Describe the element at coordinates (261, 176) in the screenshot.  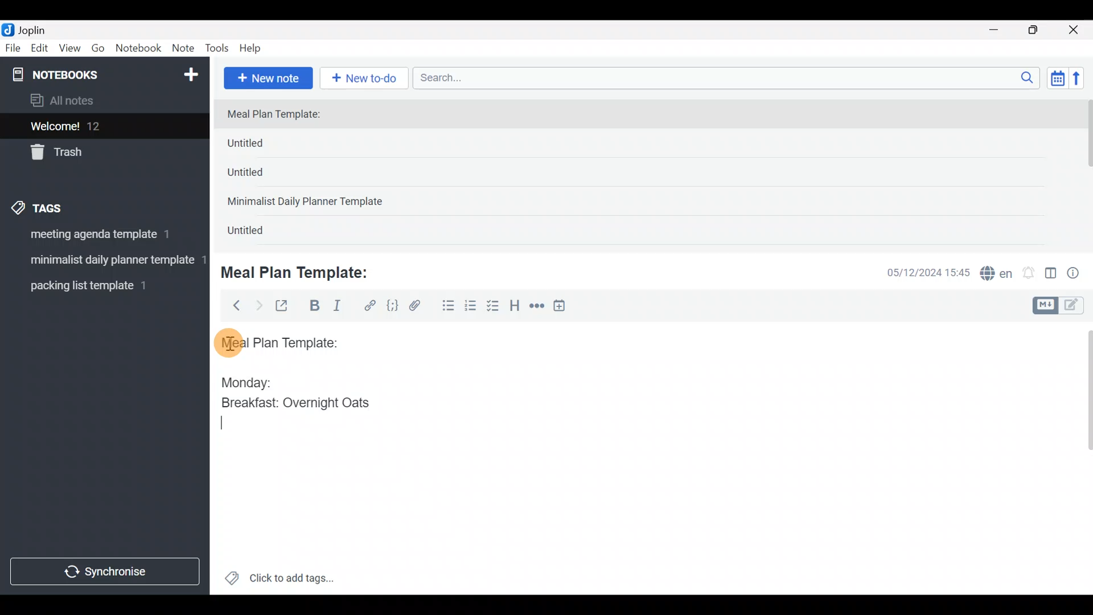
I see `Untitled` at that location.